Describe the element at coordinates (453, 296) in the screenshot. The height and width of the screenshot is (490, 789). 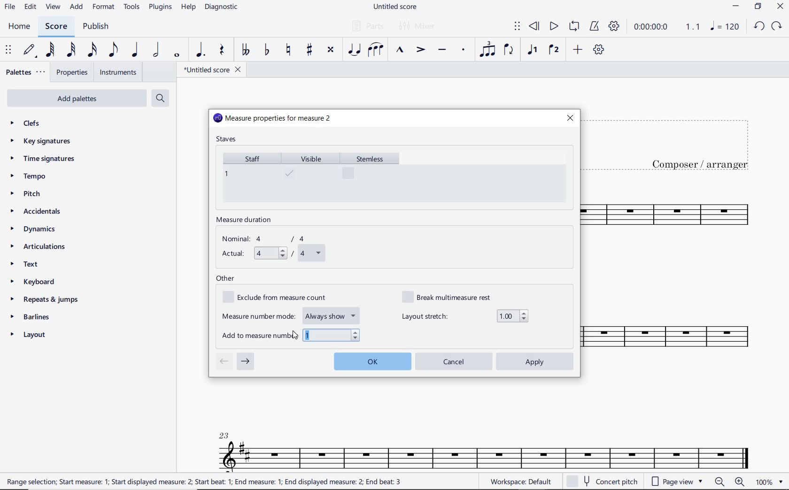
I see `break multimeasure rest` at that location.